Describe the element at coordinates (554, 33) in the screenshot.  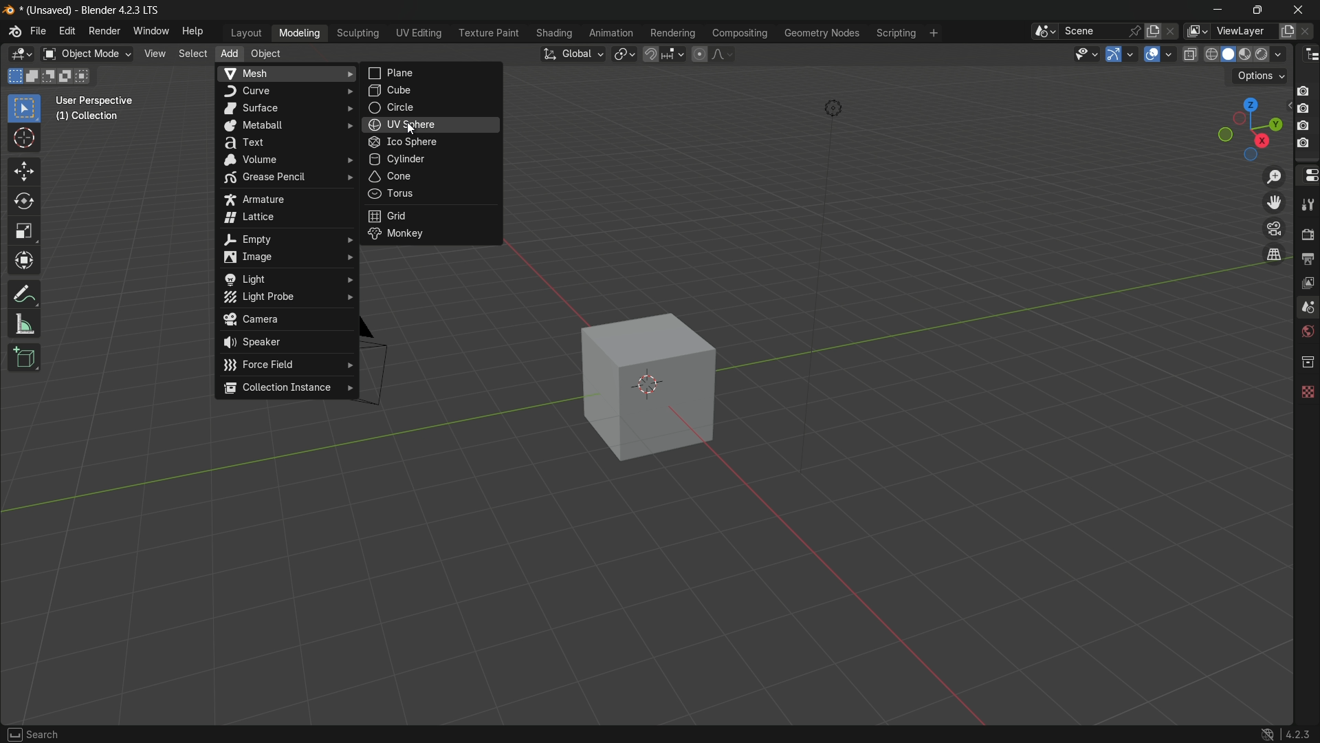
I see `shading menu` at that location.